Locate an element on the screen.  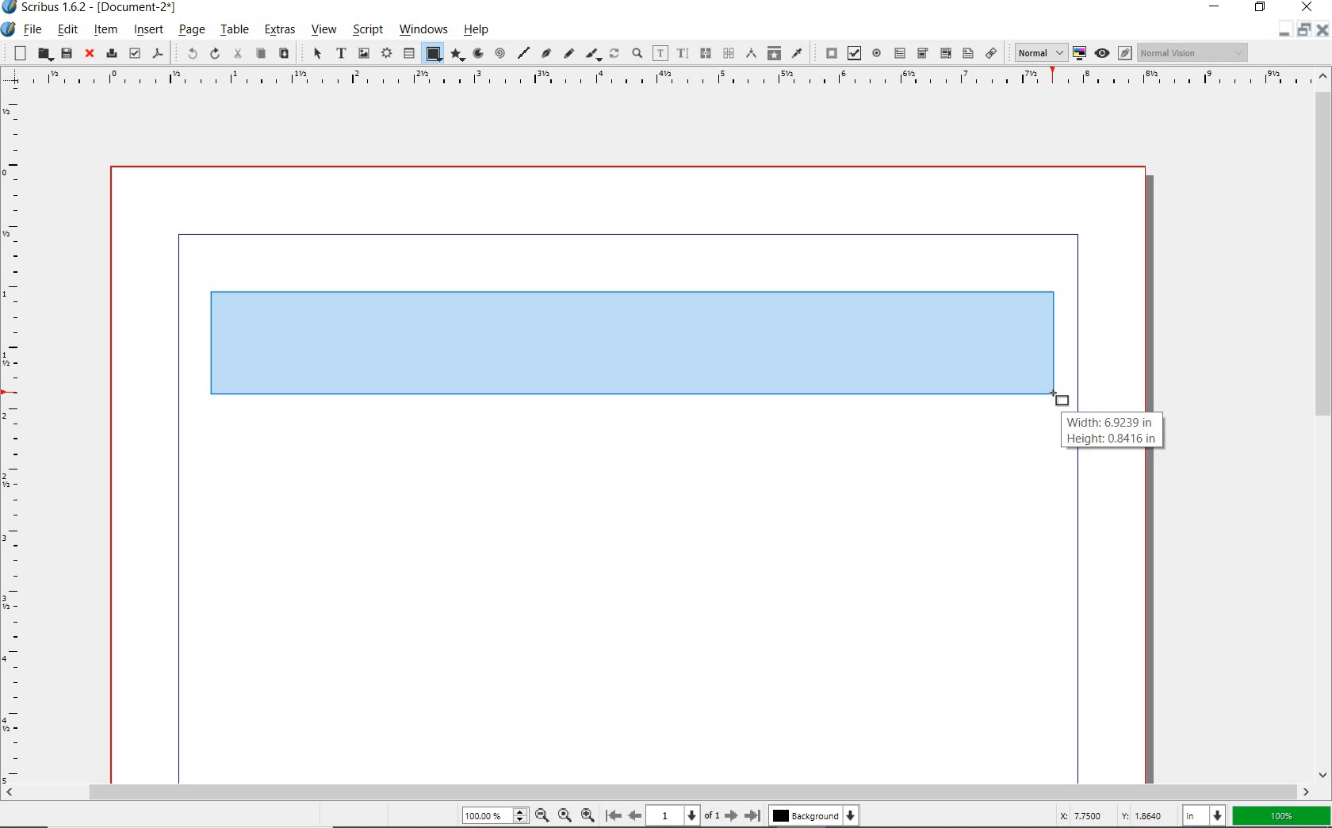
move to last is located at coordinates (756, 813).